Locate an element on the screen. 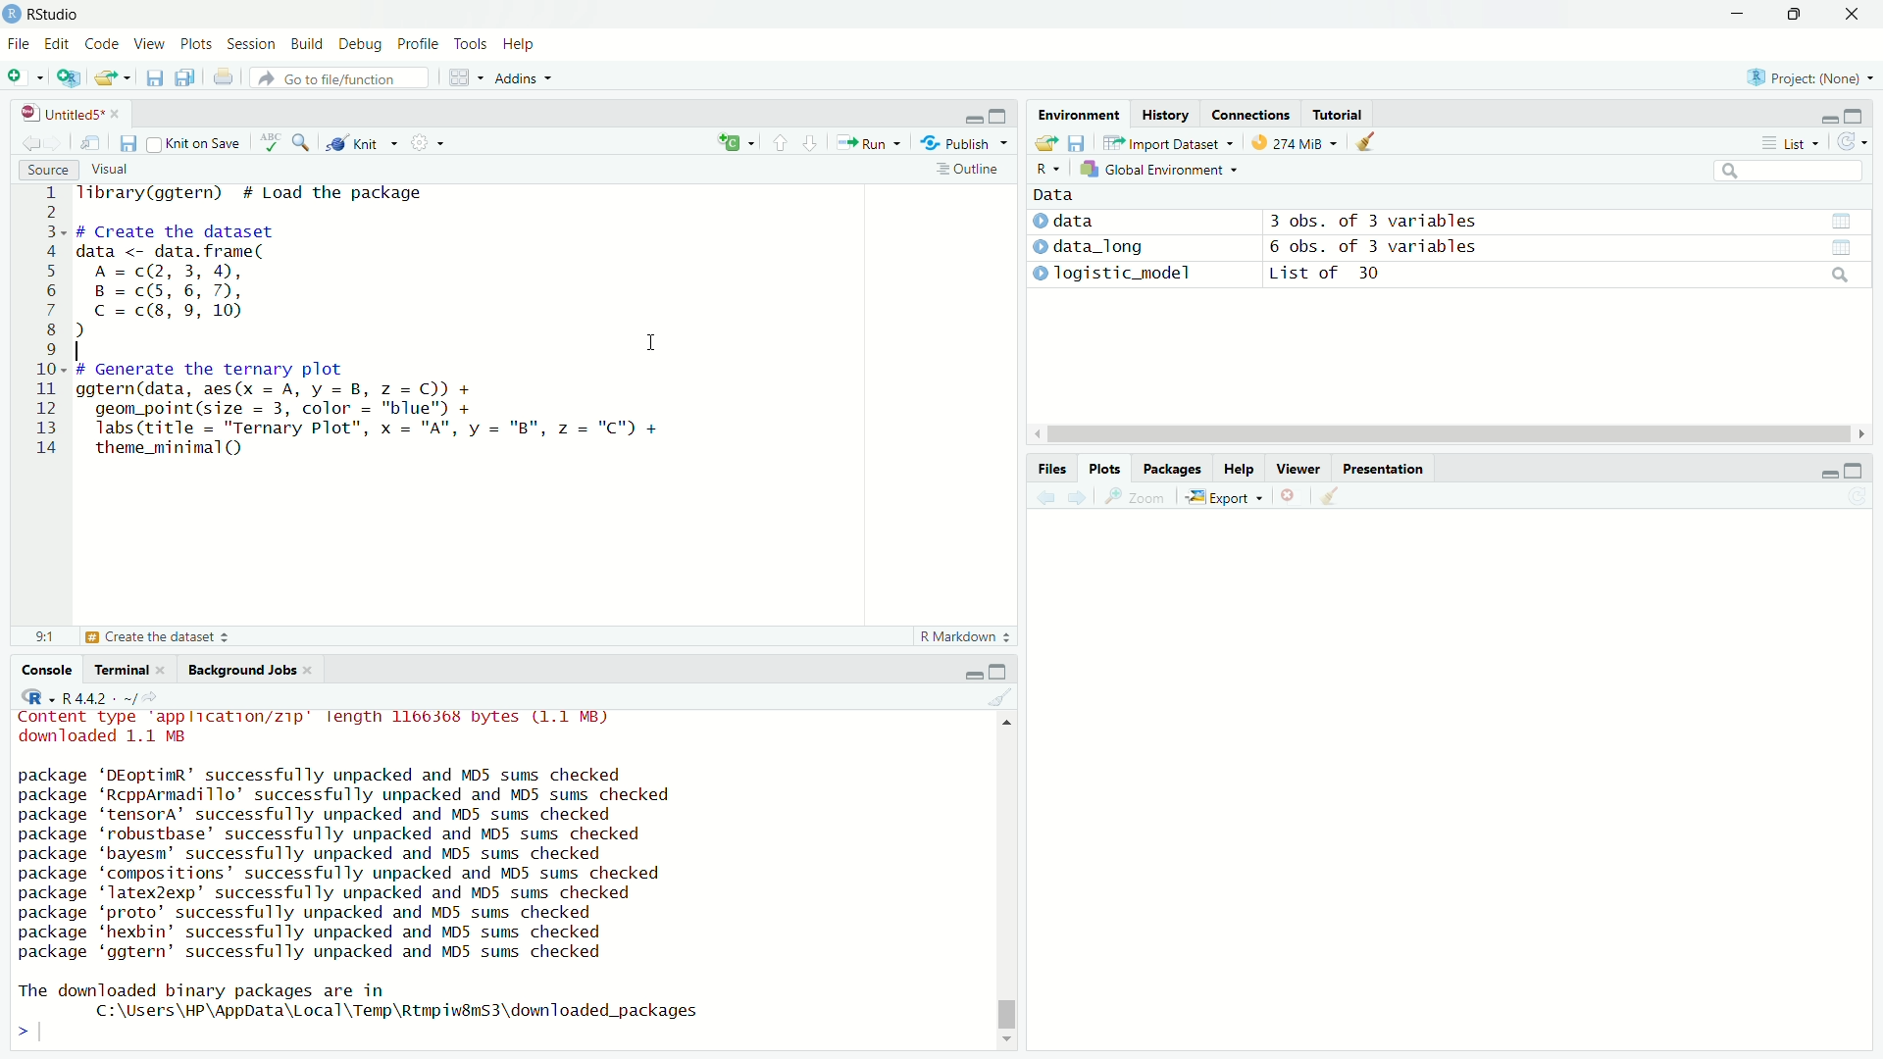 This screenshot has height=1059, width=1883. Help is located at coordinates (1235, 470).